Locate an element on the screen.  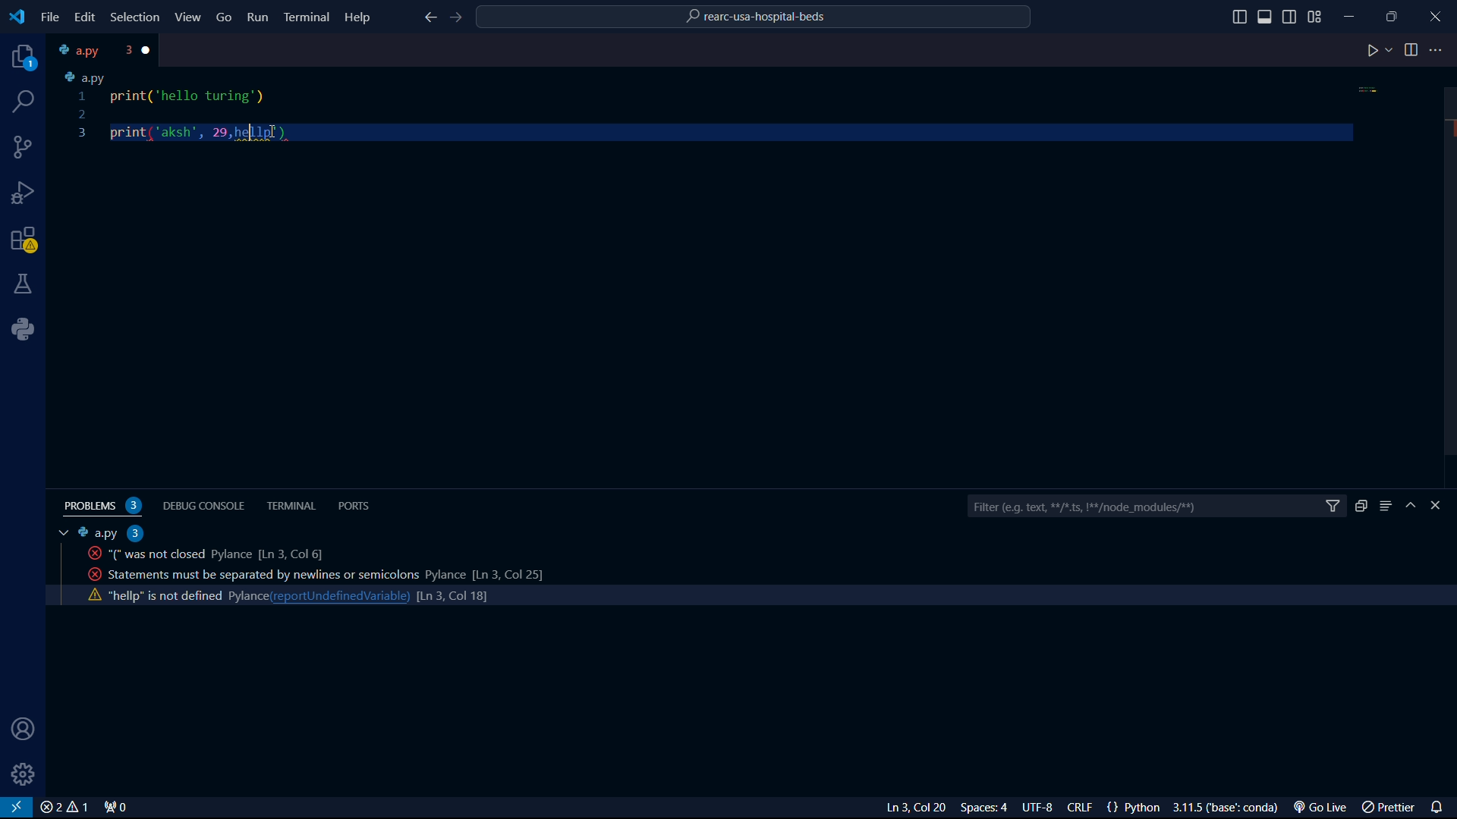
code python is located at coordinates (717, 108).